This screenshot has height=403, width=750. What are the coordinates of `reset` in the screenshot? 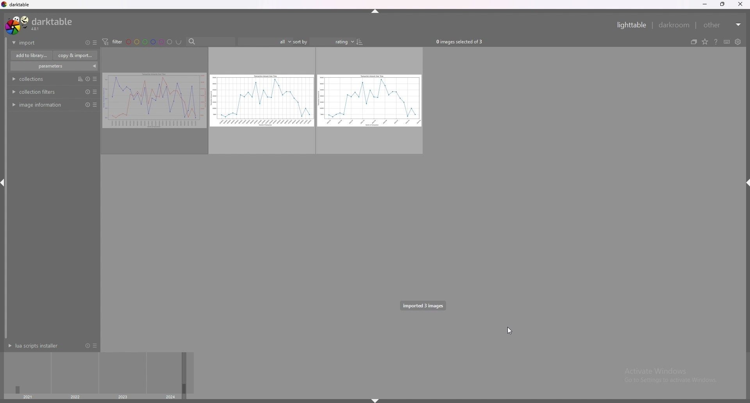 It's located at (86, 105).